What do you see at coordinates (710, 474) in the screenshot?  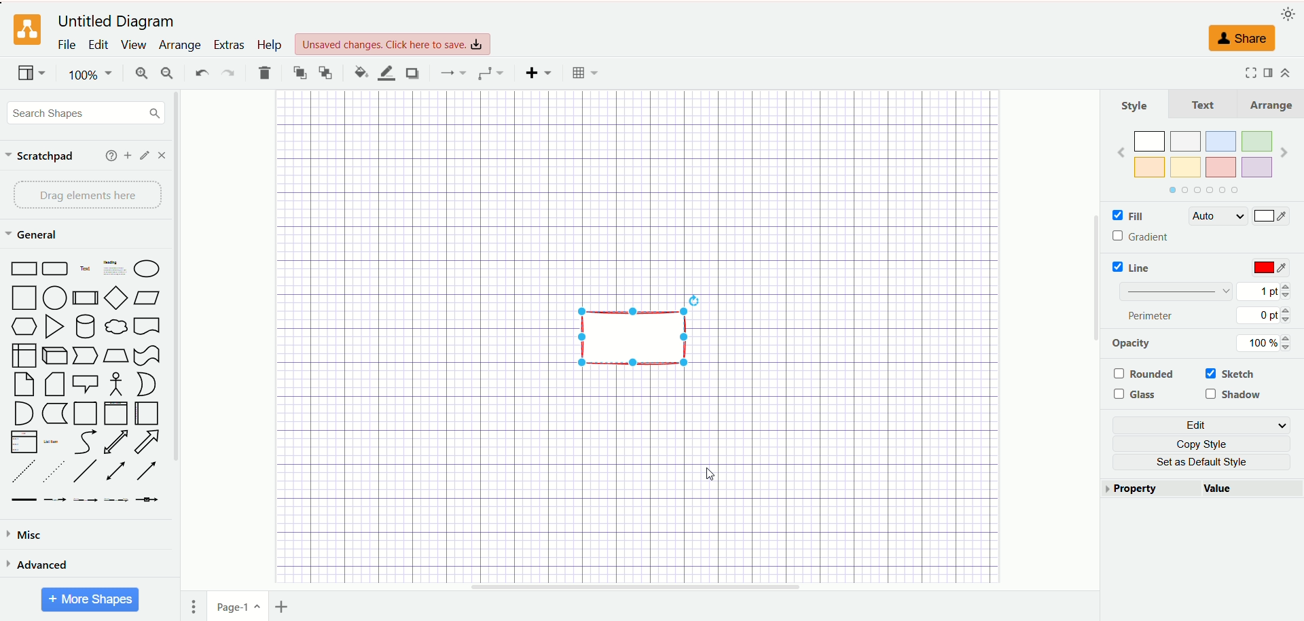 I see `cursor` at bounding box center [710, 474].